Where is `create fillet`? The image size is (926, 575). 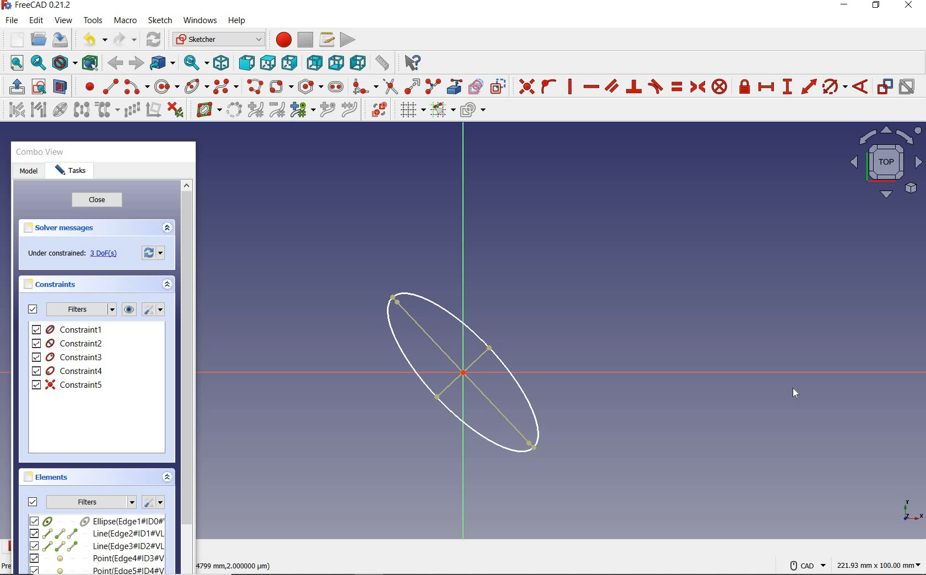
create fillet is located at coordinates (365, 85).